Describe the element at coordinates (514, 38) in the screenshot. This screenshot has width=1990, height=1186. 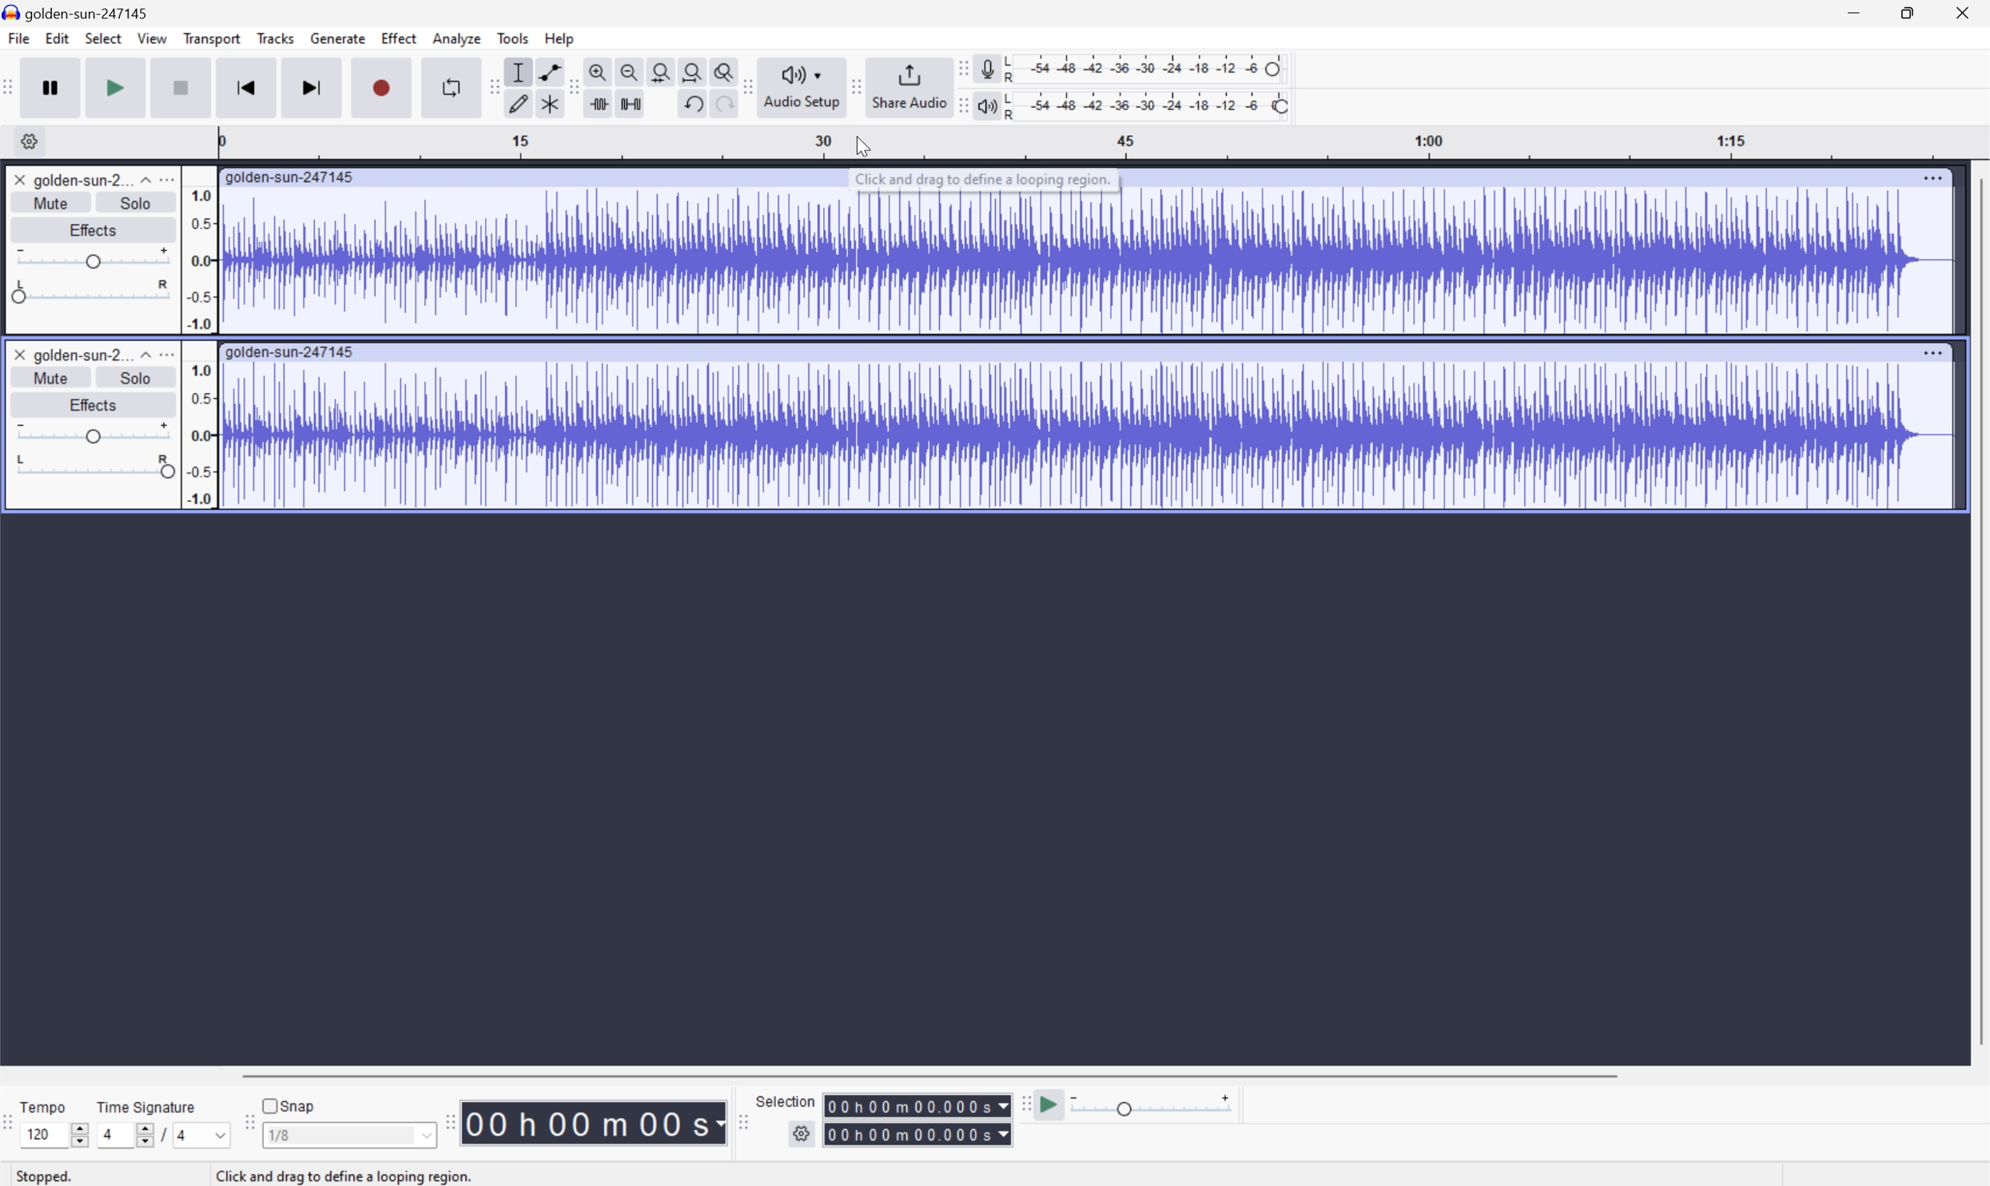
I see `Tools` at that location.